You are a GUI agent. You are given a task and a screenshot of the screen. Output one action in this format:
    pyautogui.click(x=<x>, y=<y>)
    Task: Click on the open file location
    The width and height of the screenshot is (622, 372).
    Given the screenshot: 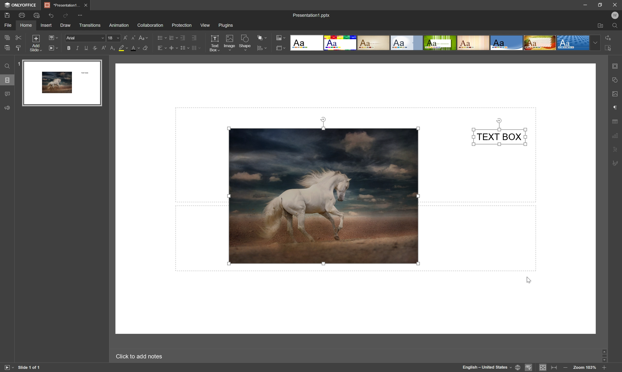 What is the action you would take?
    pyautogui.click(x=601, y=26)
    